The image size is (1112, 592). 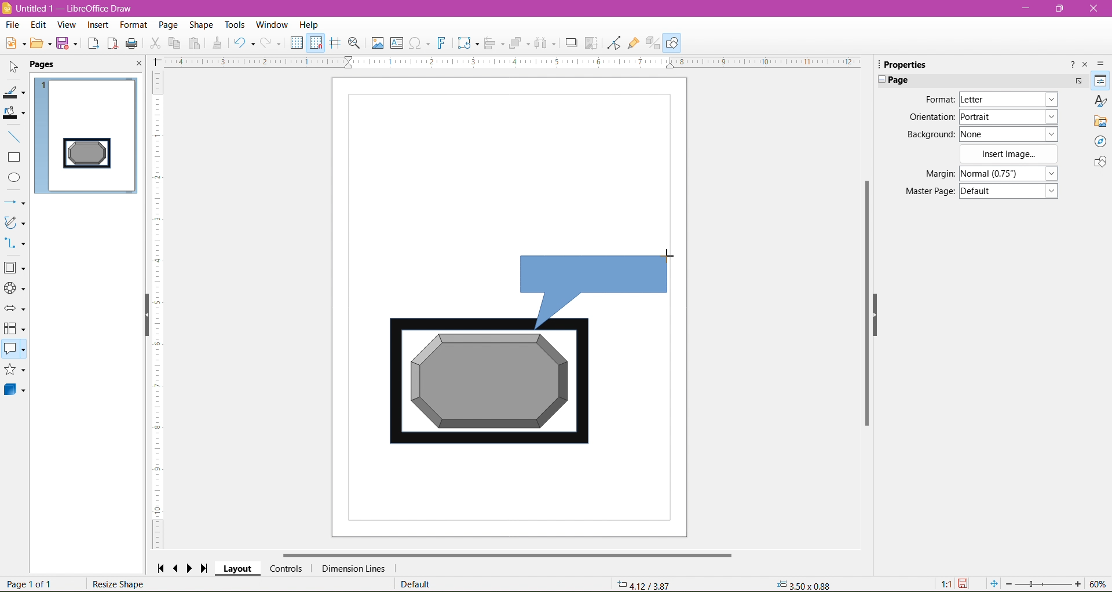 I want to click on Paste, so click(x=196, y=43).